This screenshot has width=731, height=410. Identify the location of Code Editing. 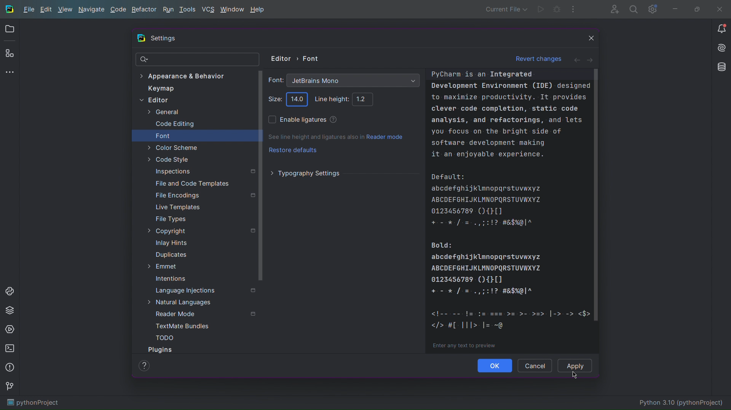
(175, 124).